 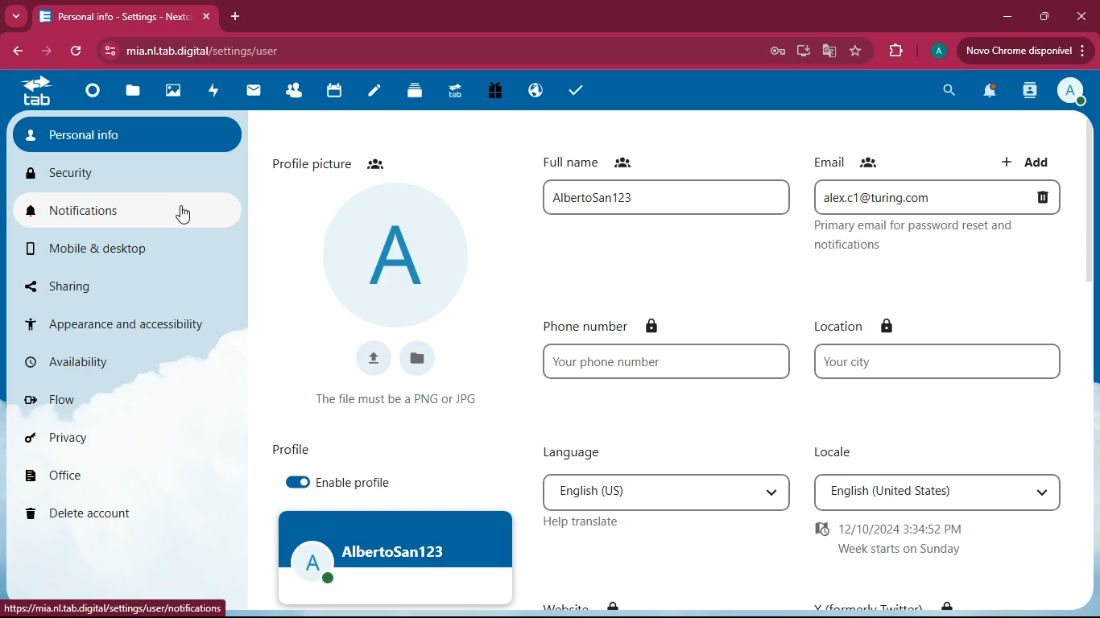 What do you see at coordinates (1028, 160) in the screenshot?
I see `add` at bounding box center [1028, 160].